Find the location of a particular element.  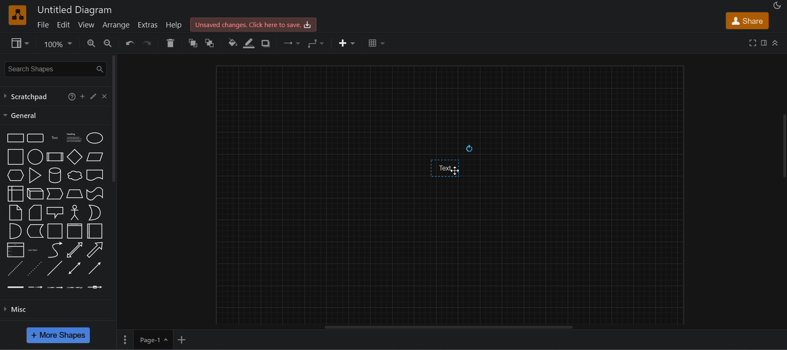

fullscreen is located at coordinates (753, 43).